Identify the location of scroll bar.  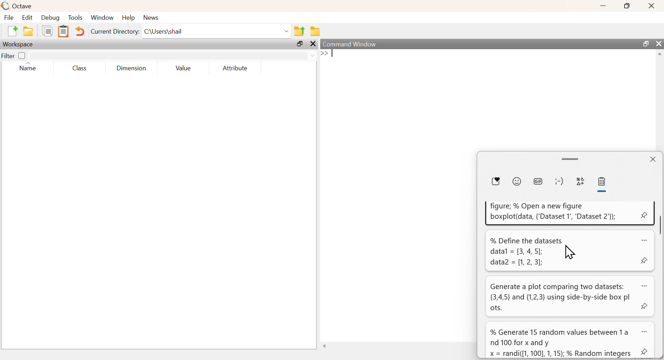
(570, 158).